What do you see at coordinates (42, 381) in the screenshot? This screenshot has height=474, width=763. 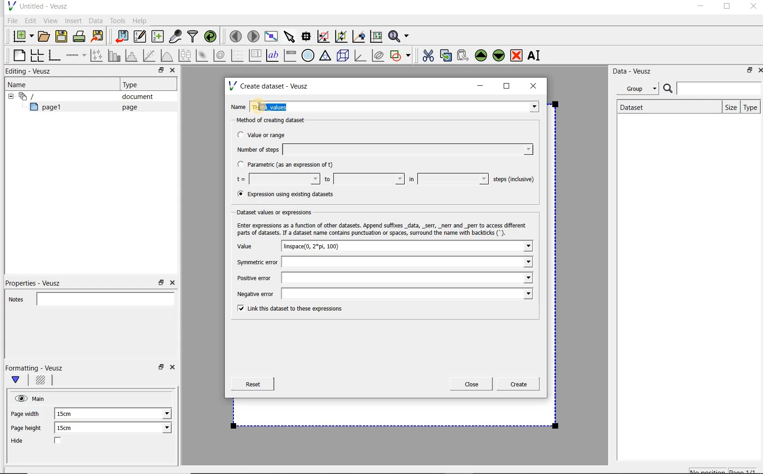 I see `Background` at bounding box center [42, 381].